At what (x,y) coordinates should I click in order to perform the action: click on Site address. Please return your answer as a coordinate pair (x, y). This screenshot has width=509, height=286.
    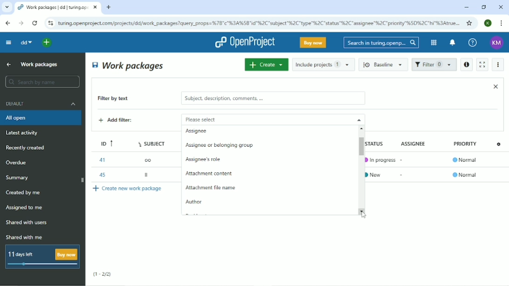
    Looking at the image, I should click on (259, 22).